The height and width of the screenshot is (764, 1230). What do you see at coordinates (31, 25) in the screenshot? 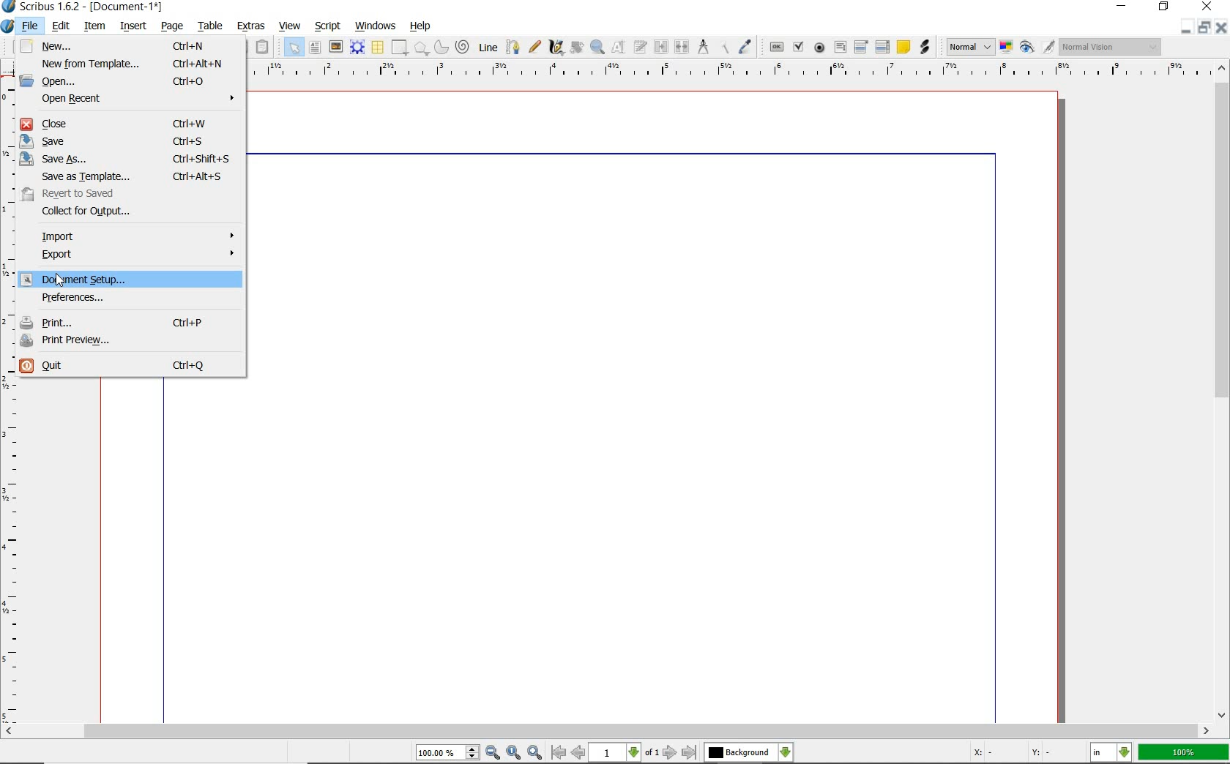
I see `file` at bounding box center [31, 25].